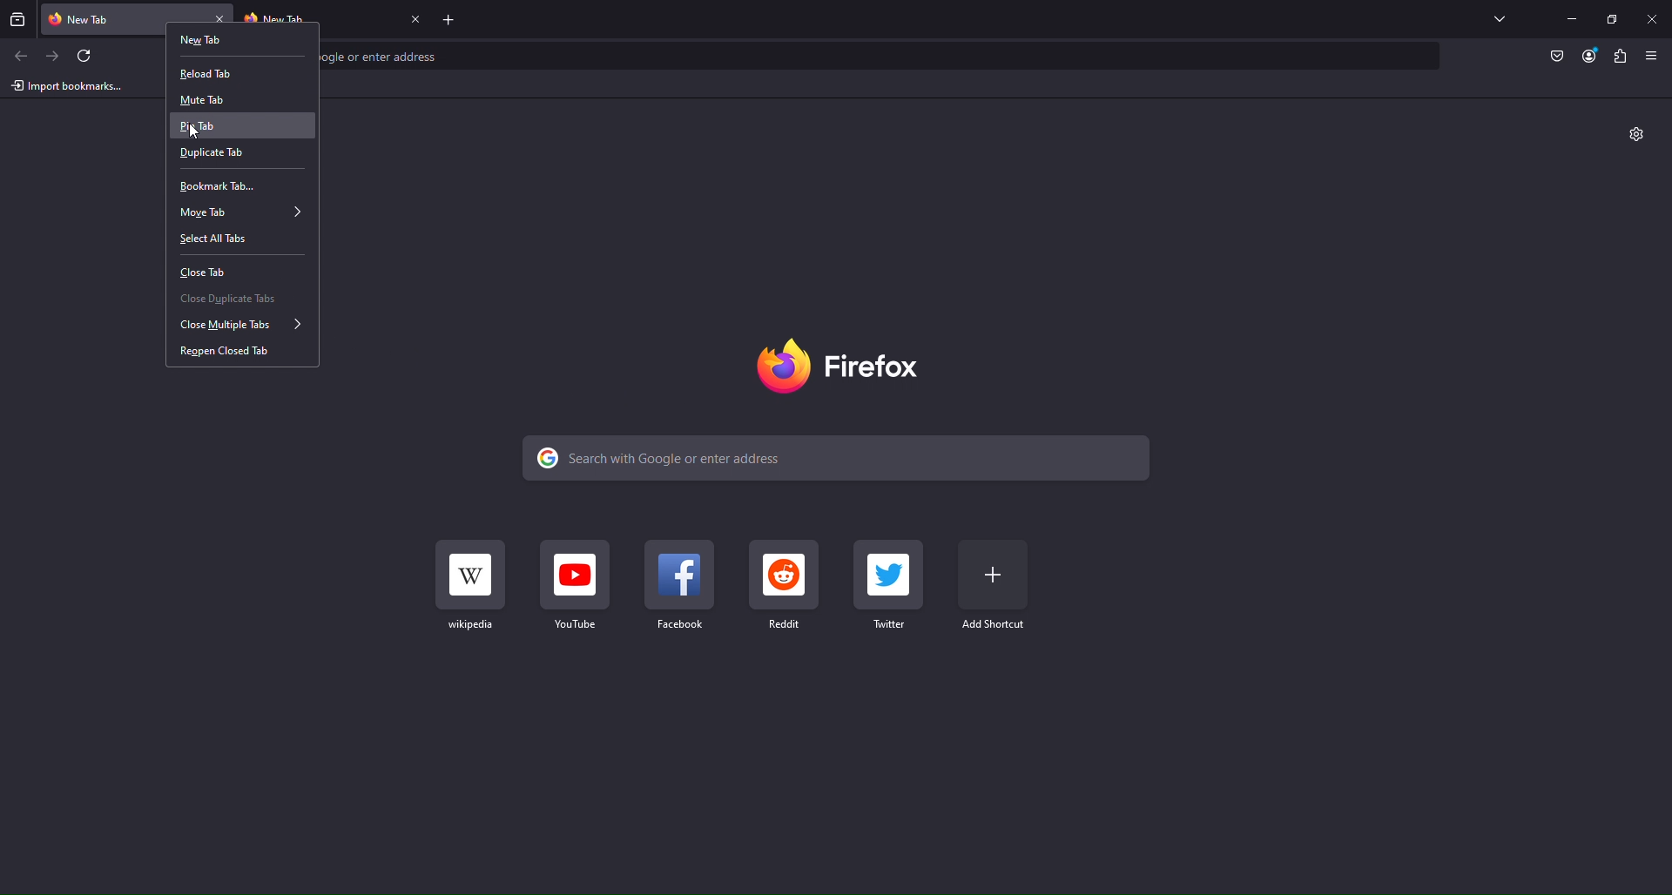 Image resolution: width=1672 pixels, height=895 pixels. Describe the element at coordinates (90, 57) in the screenshot. I see `Refresh` at that location.